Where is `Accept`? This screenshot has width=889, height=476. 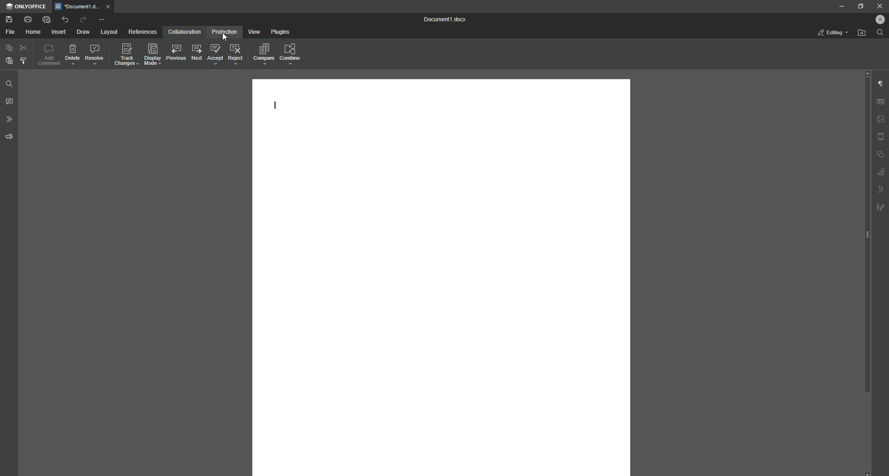 Accept is located at coordinates (215, 55).